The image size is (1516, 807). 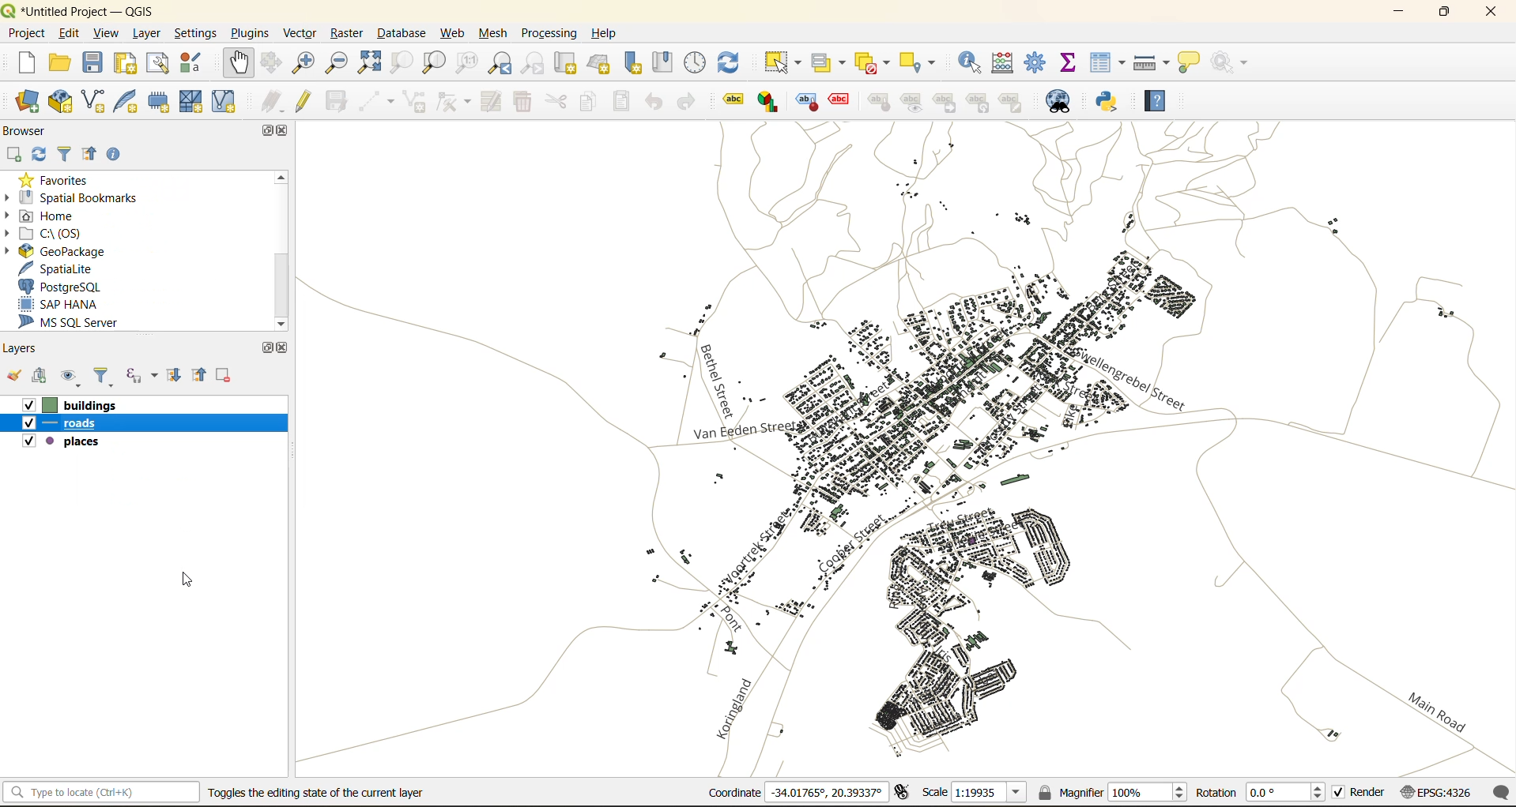 What do you see at coordinates (57, 63) in the screenshot?
I see `open` at bounding box center [57, 63].